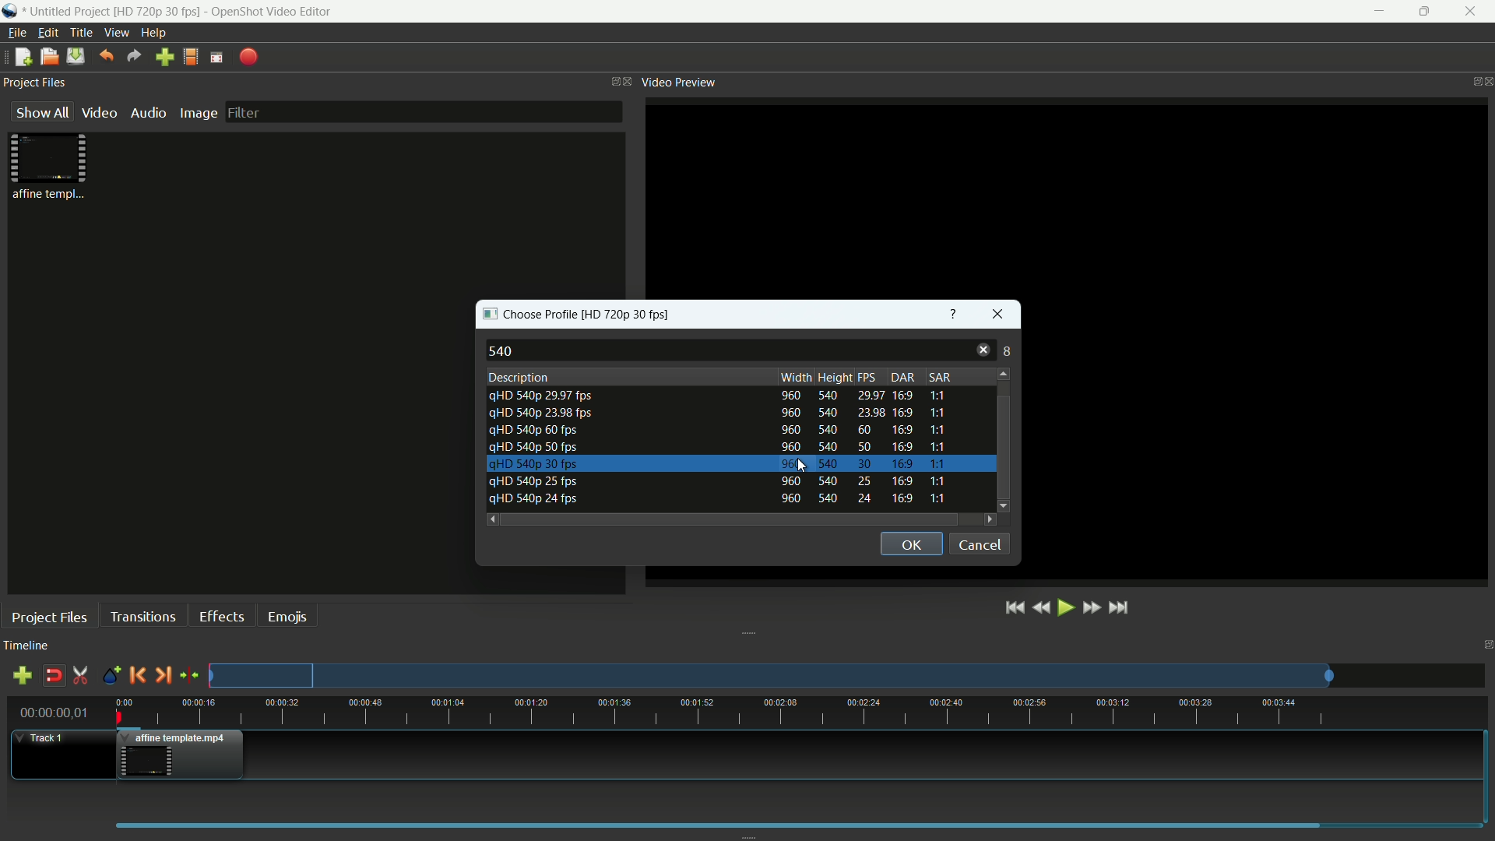 The width and height of the screenshot is (1495, 841). What do you see at coordinates (157, 12) in the screenshot?
I see `profile` at bounding box center [157, 12].